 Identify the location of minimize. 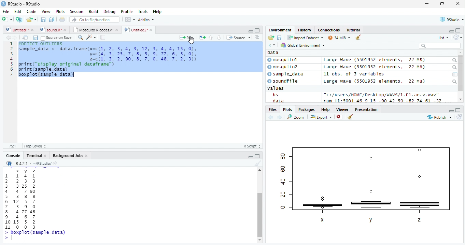
(427, 3).